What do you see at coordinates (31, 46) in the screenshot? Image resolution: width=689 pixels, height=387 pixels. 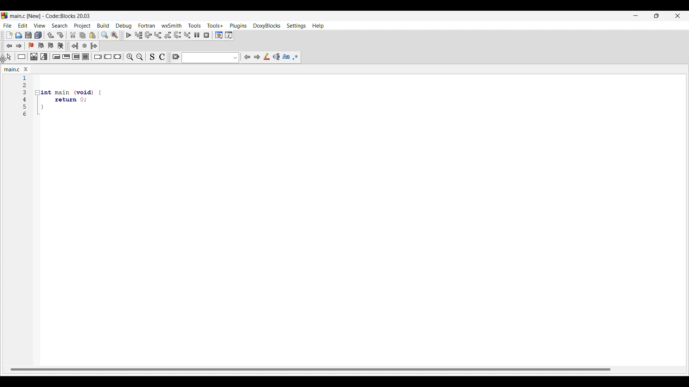 I see `Toggle bookmark` at bounding box center [31, 46].